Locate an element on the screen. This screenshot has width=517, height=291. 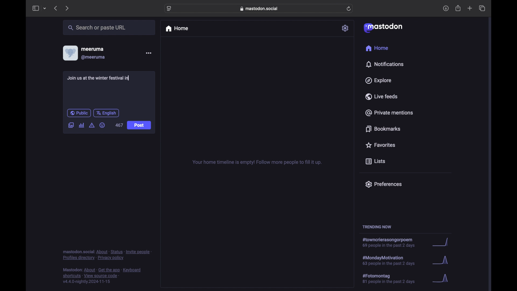
467 is located at coordinates (119, 125).